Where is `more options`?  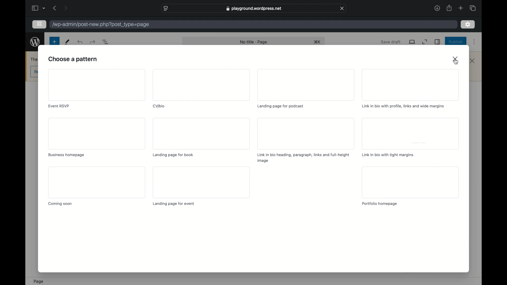 more options is located at coordinates (475, 42).